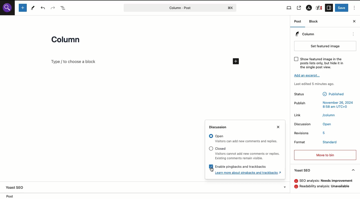  I want to click on Post, so click(299, 22).